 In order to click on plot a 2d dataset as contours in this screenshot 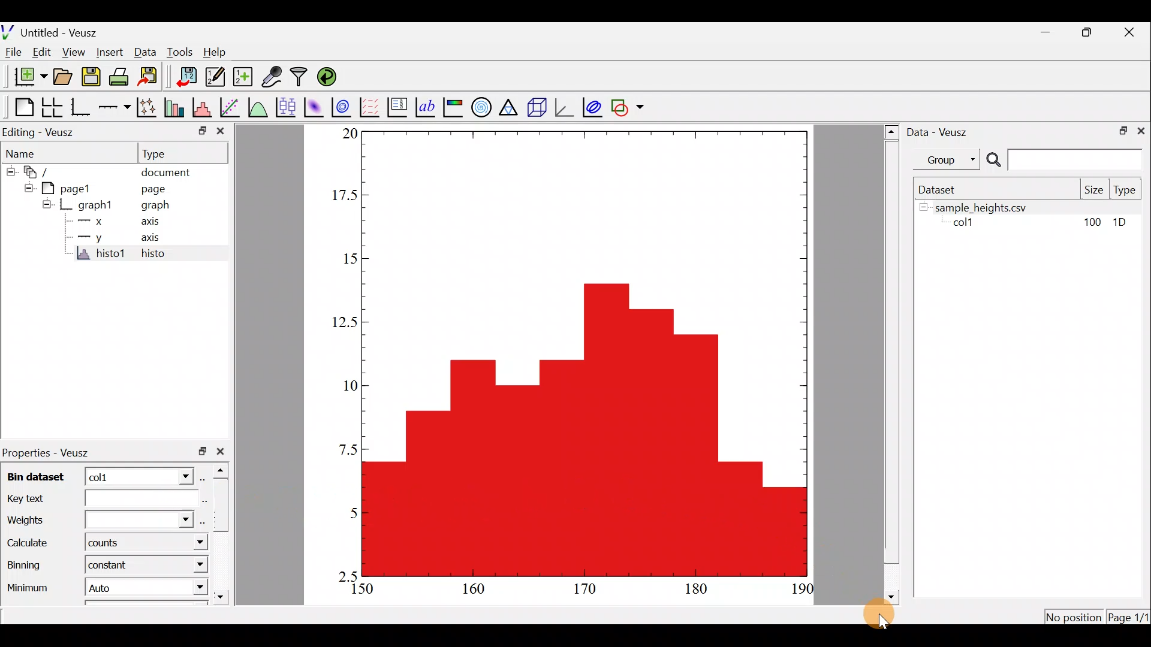, I will do `click(344, 107)`.